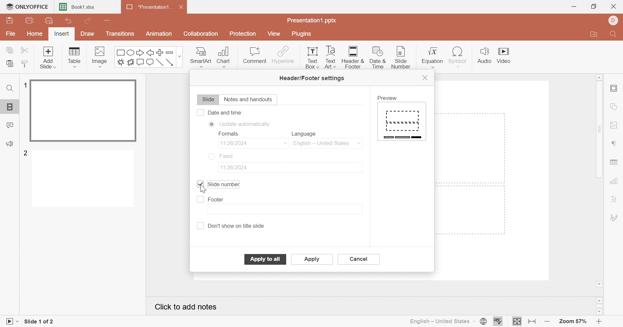  What do you see at coordinates (78, 7) in the screenshot?
I see `Book1.xlsx` at bounding box center [78, 7].